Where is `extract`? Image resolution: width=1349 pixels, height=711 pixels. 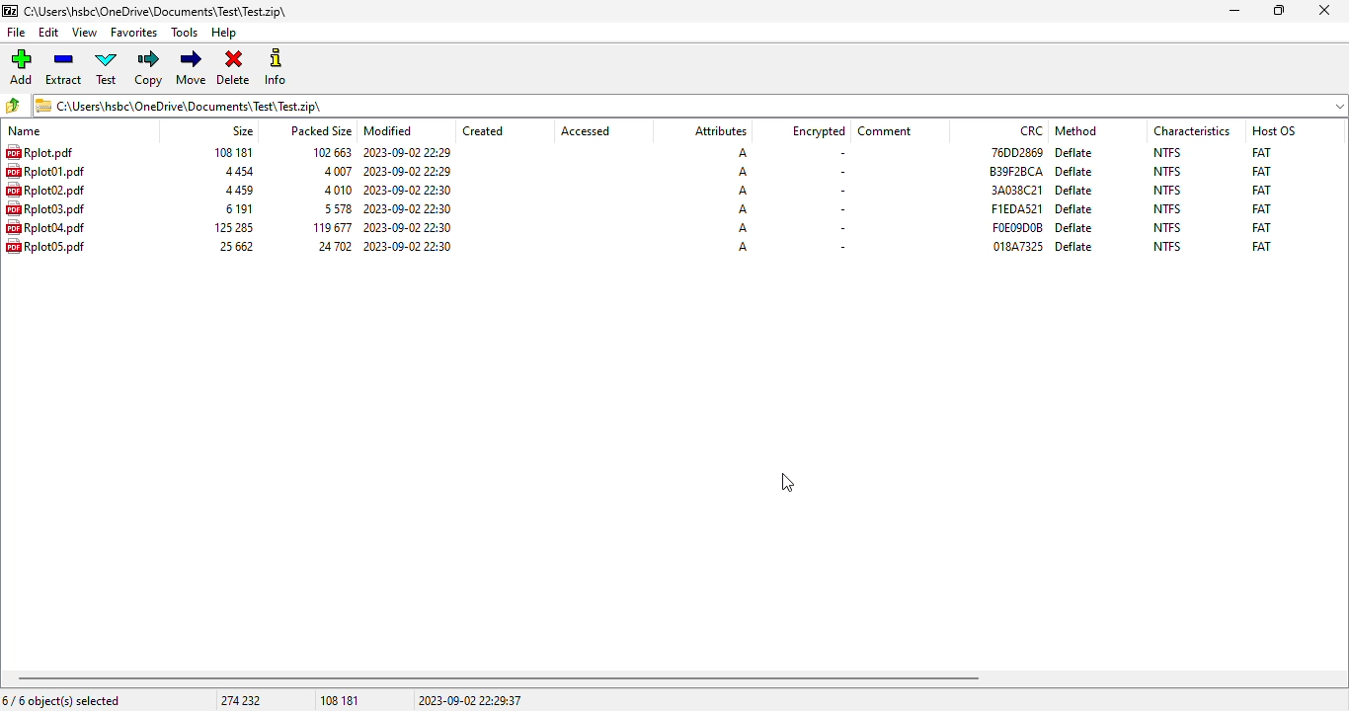
extract is located at coordinates (64, 68).